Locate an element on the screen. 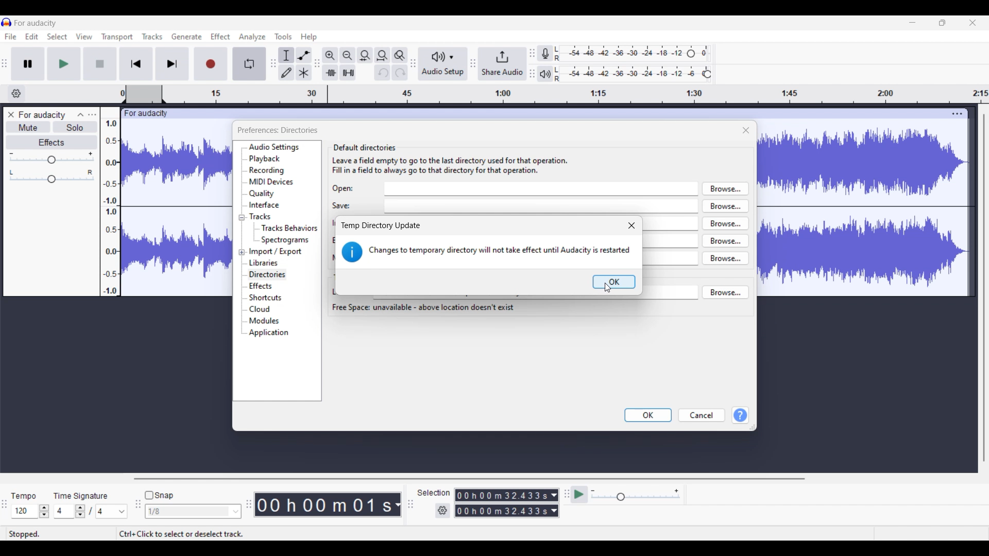 Image resolution: width=989 pixels, height=556 pixels. Play at speed/Play at speed once is located at coordinates (579, 495).